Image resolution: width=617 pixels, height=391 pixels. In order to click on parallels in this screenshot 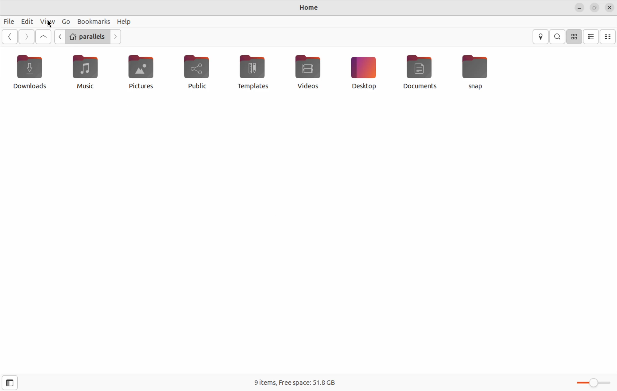, I will do `click(88, 37)`.